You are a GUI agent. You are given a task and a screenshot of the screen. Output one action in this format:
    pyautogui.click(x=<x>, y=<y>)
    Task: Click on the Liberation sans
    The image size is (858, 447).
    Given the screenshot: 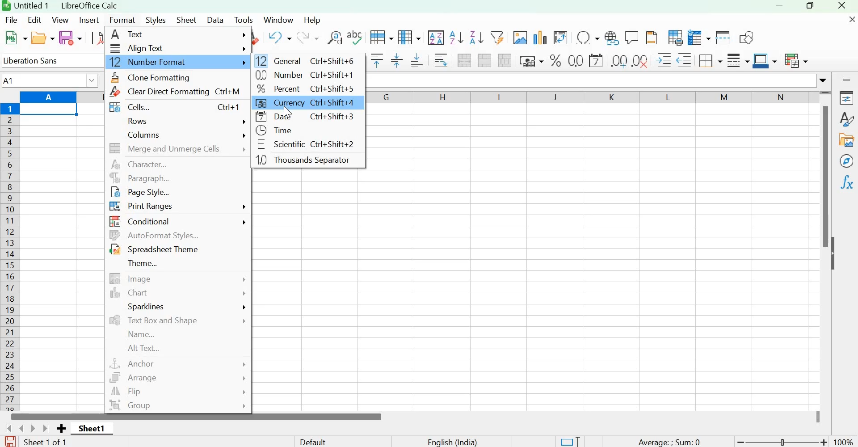 What is the action you would take?
    pyautogui.click(x=40, y=60)
    